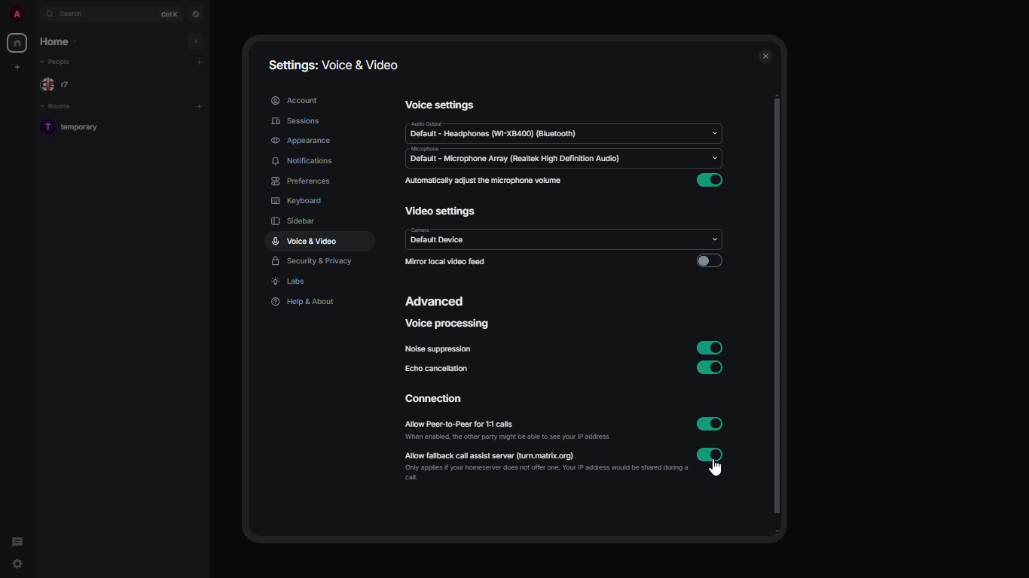  Describe the element at coordinates (438, 371) in the screenshot. I see `echo cancellation` at that location.